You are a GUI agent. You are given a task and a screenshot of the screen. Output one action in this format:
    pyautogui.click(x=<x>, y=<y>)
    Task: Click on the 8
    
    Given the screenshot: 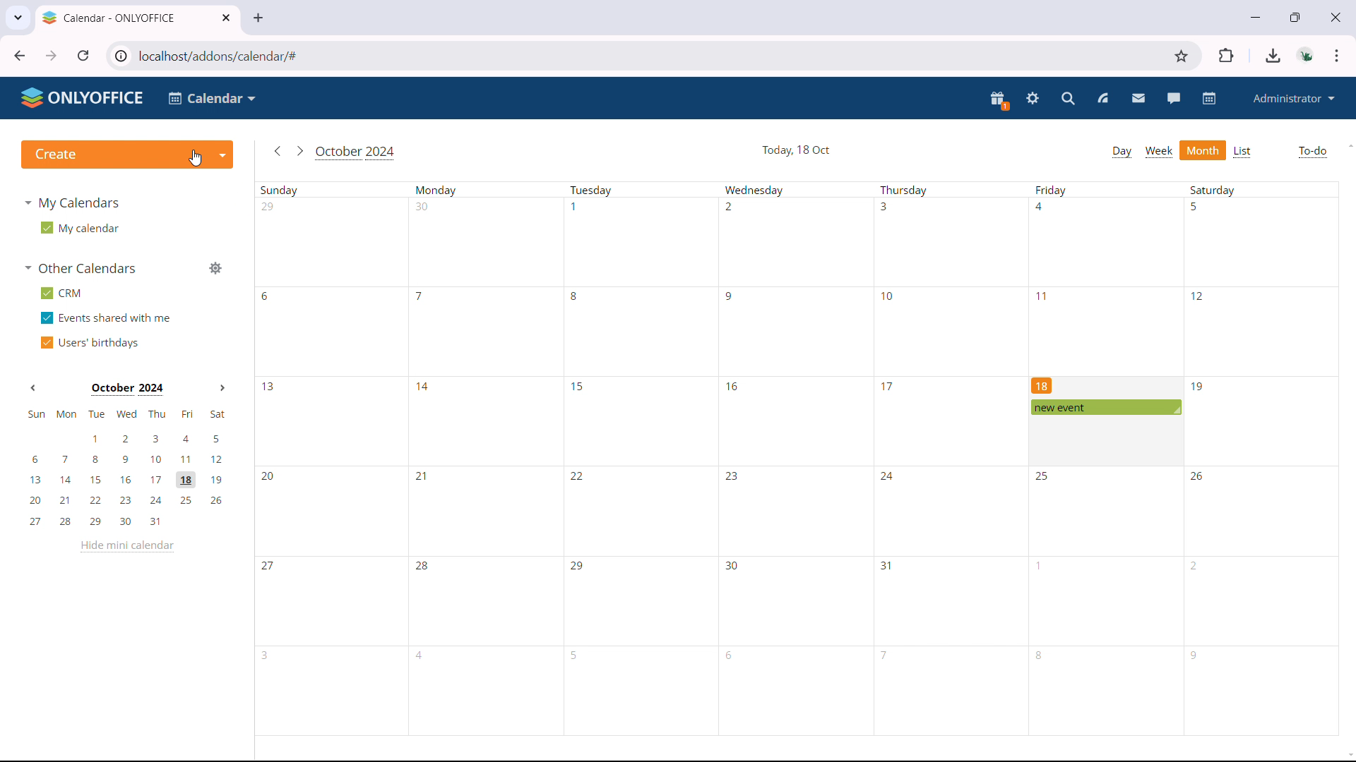 What is the action you would take?
    pyautogui.click(x=575, y=296)
    